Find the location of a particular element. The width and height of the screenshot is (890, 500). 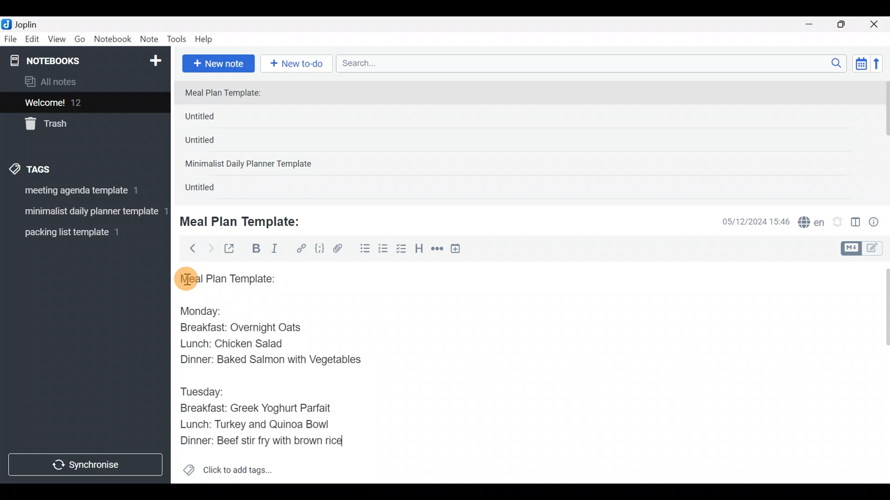

Tag 2 is located at coordinates (85, 212).